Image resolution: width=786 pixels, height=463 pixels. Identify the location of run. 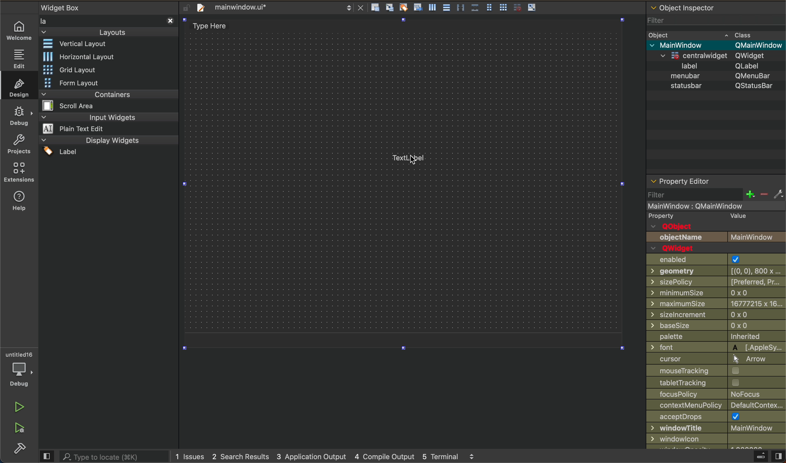
(20, 406).